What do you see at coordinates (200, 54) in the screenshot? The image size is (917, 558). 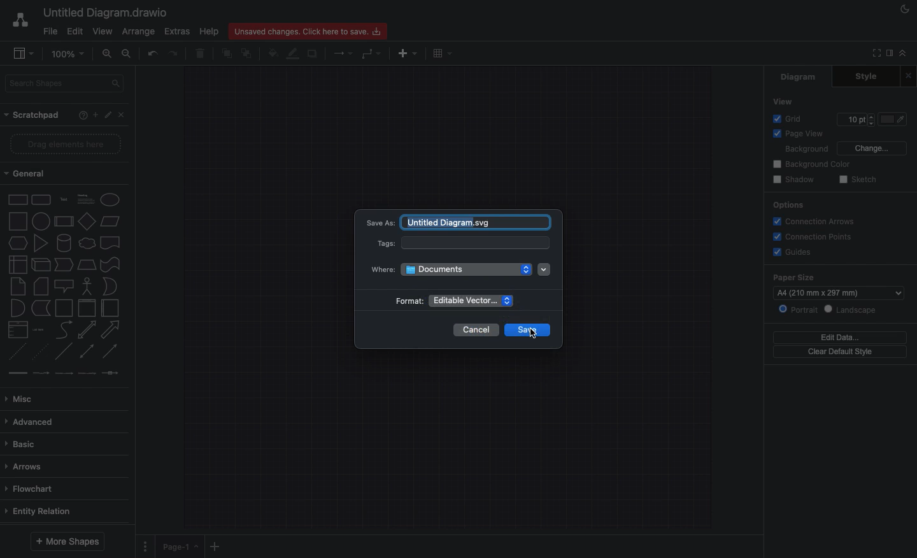 I see `Trash` at bounding box center [200, 54].